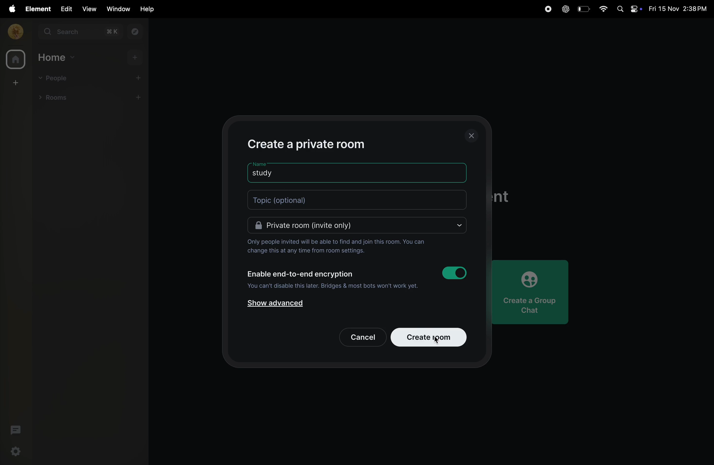 This screenshot has width=714, height=465. What do you see at coordinates (440, 340) in the screenshot?
I see `cursor` at bounding box center [440, 340].